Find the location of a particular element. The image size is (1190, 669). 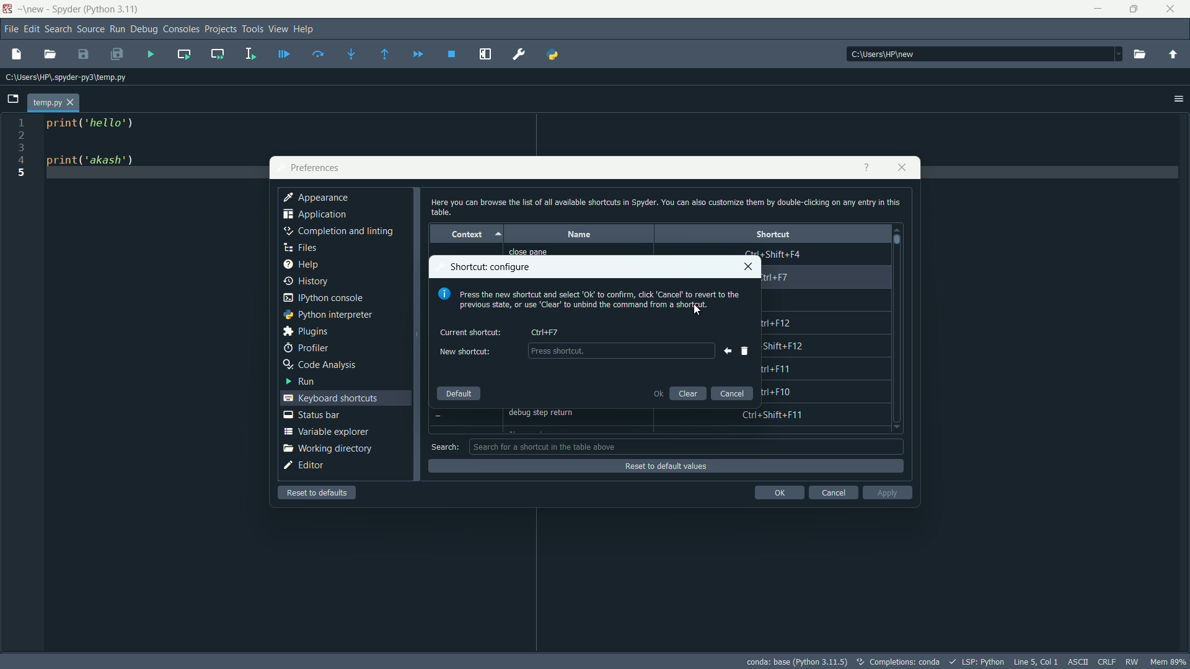

cancel is located at coordinates (732, 394).